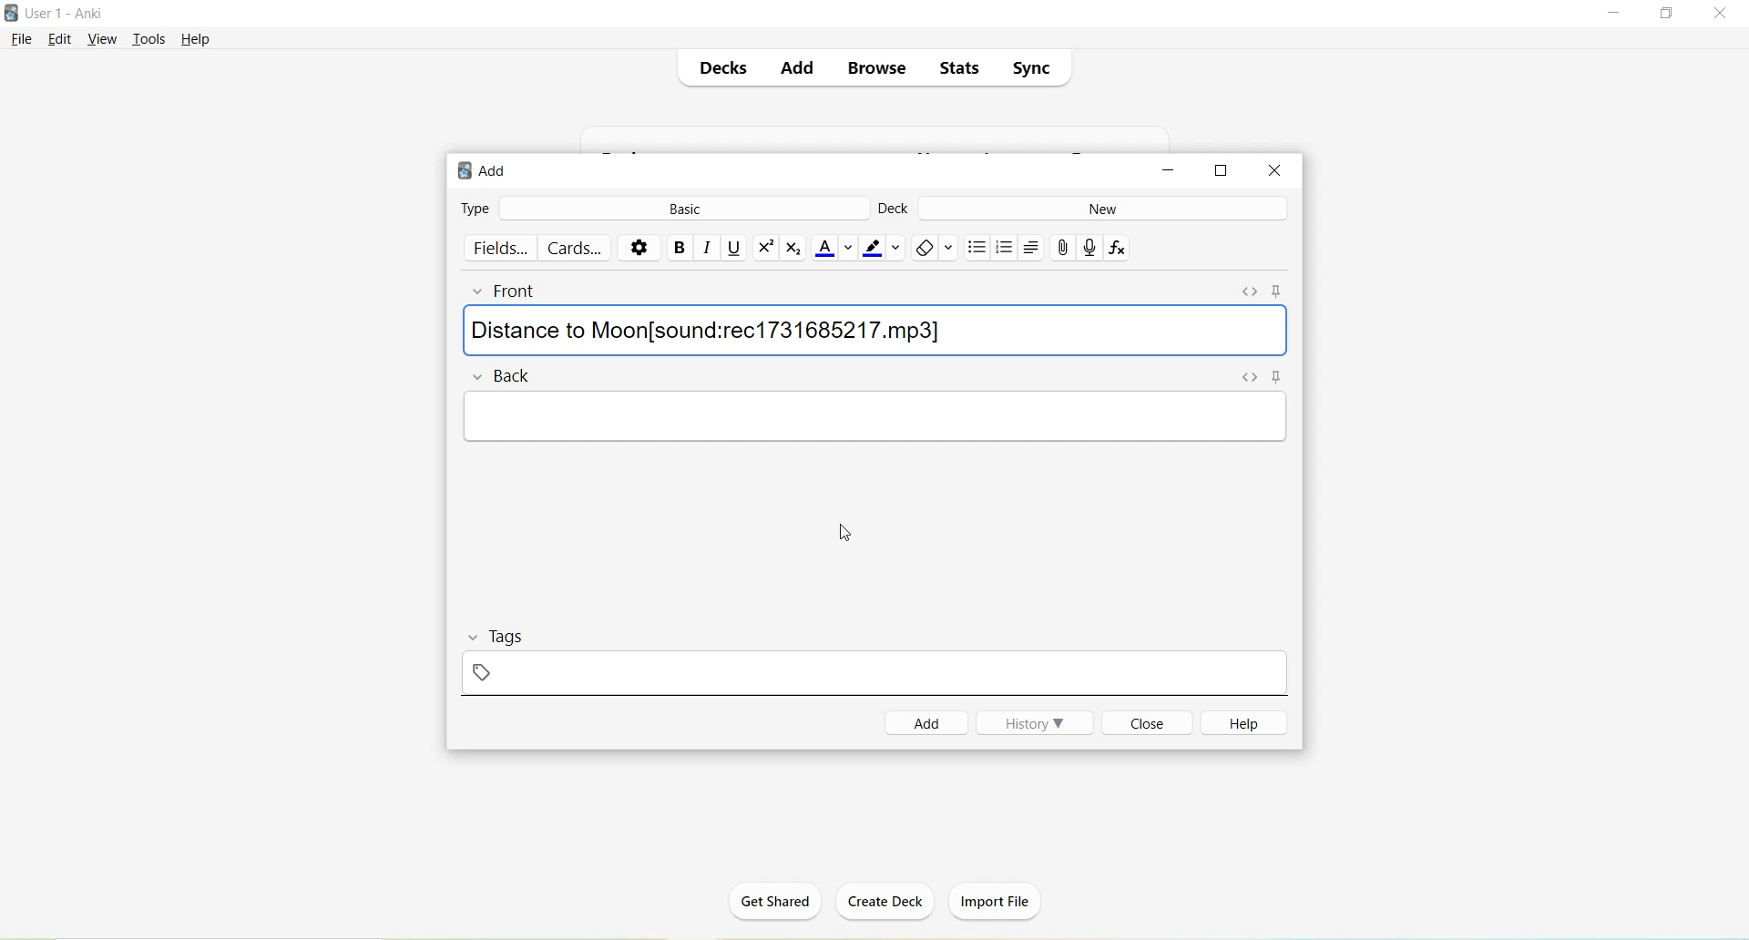 The width and height of the screenshot is (1749, 940). Describe the element at coordinates (1144, 722) in the screenshot. I see `Close` at that location.